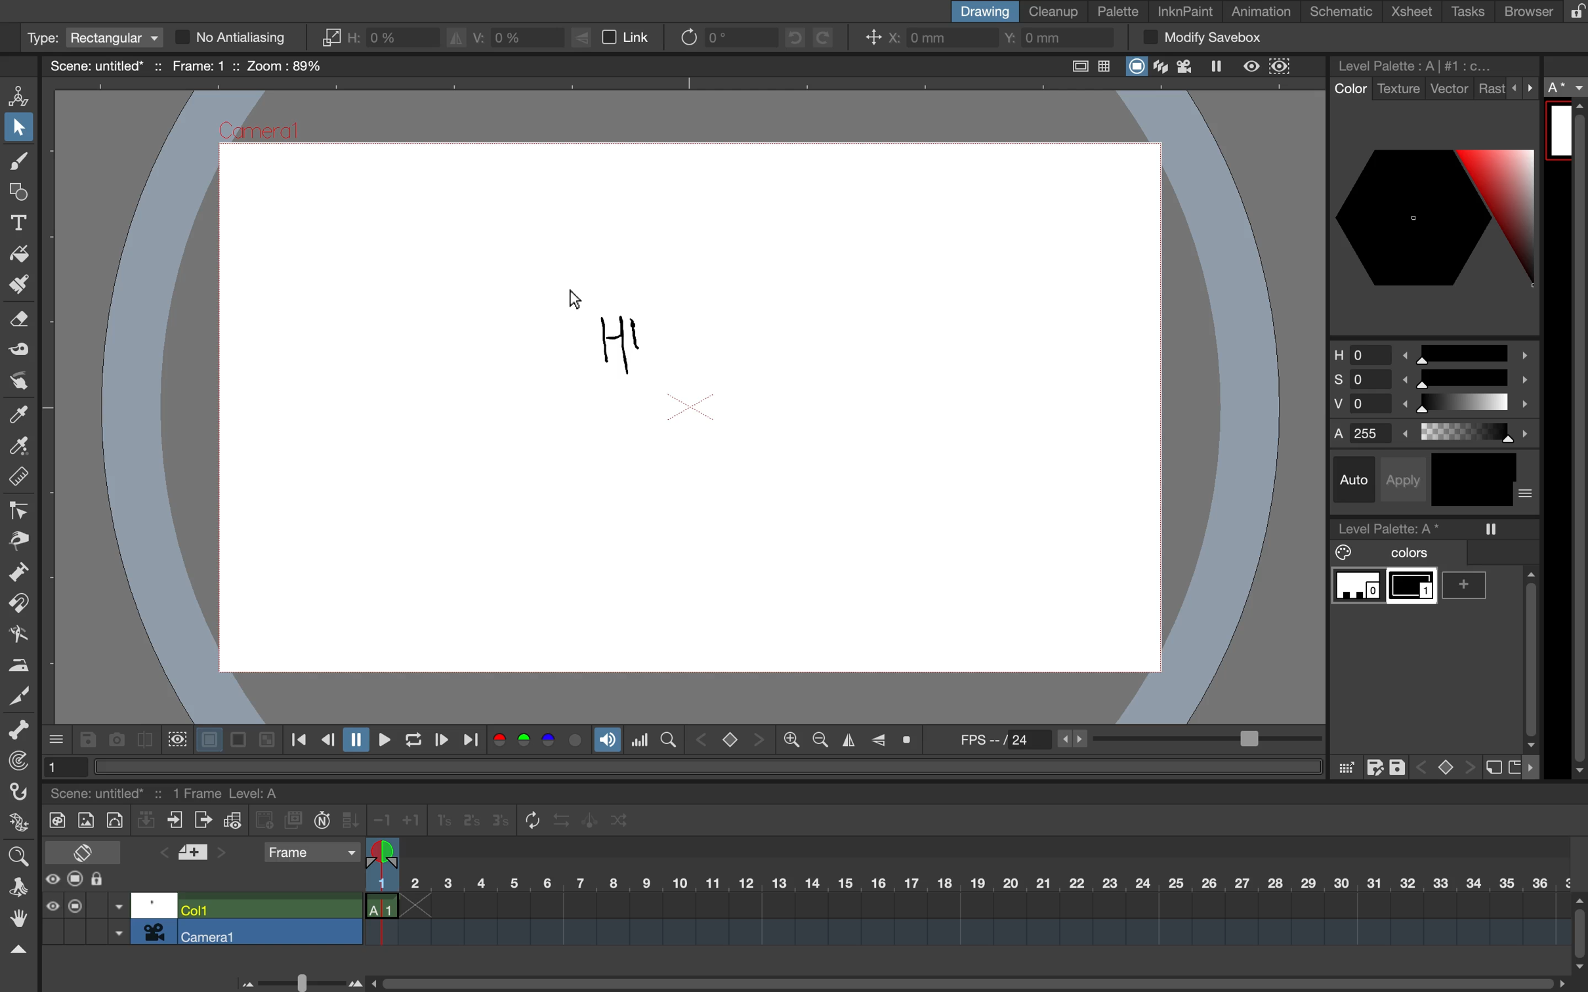 The image size is (1588, 992). What do you see at coordinates (19, 415) in the screenshot?
I see `style picker tool` at bounding box center [19, 415].